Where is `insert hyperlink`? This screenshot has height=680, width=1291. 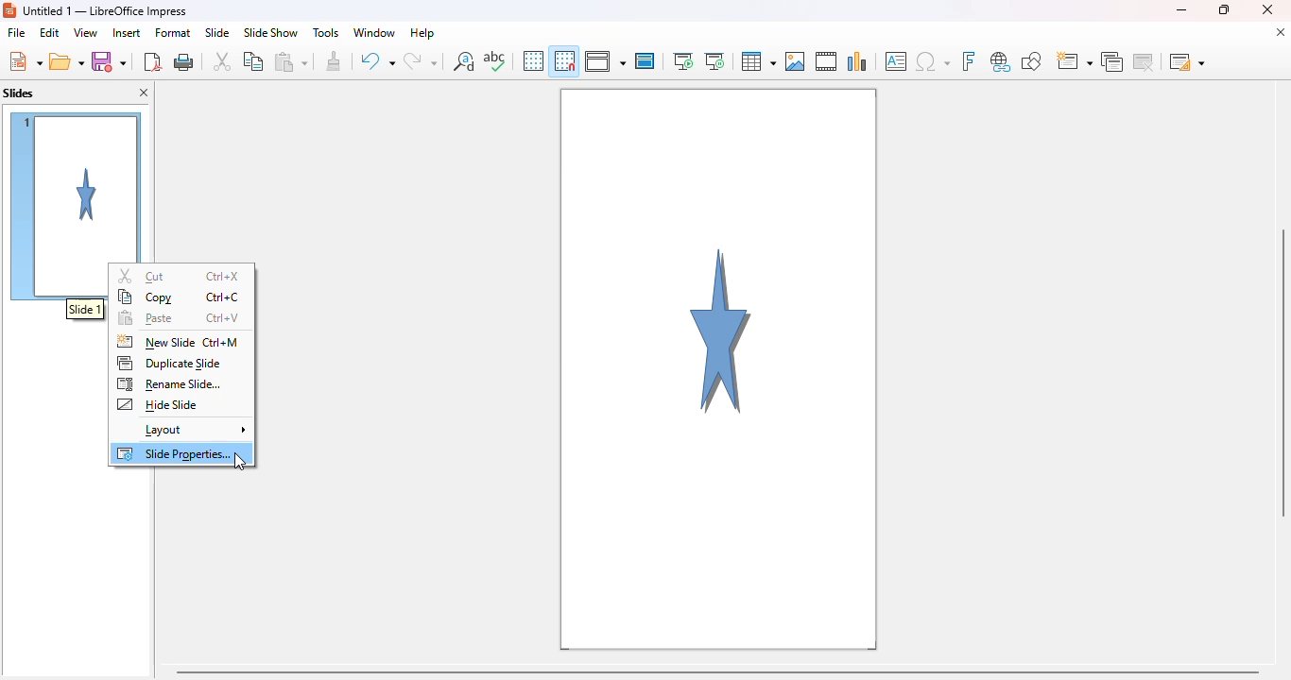
insert hyperlink is located at coordinates (1001, 61).